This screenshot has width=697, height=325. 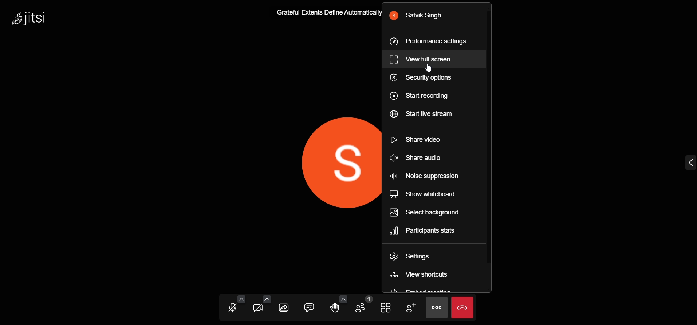 What do you see at coordinates (429, 41) in the screenshot?
I see `performance setting` at bounding box center [429, 41].